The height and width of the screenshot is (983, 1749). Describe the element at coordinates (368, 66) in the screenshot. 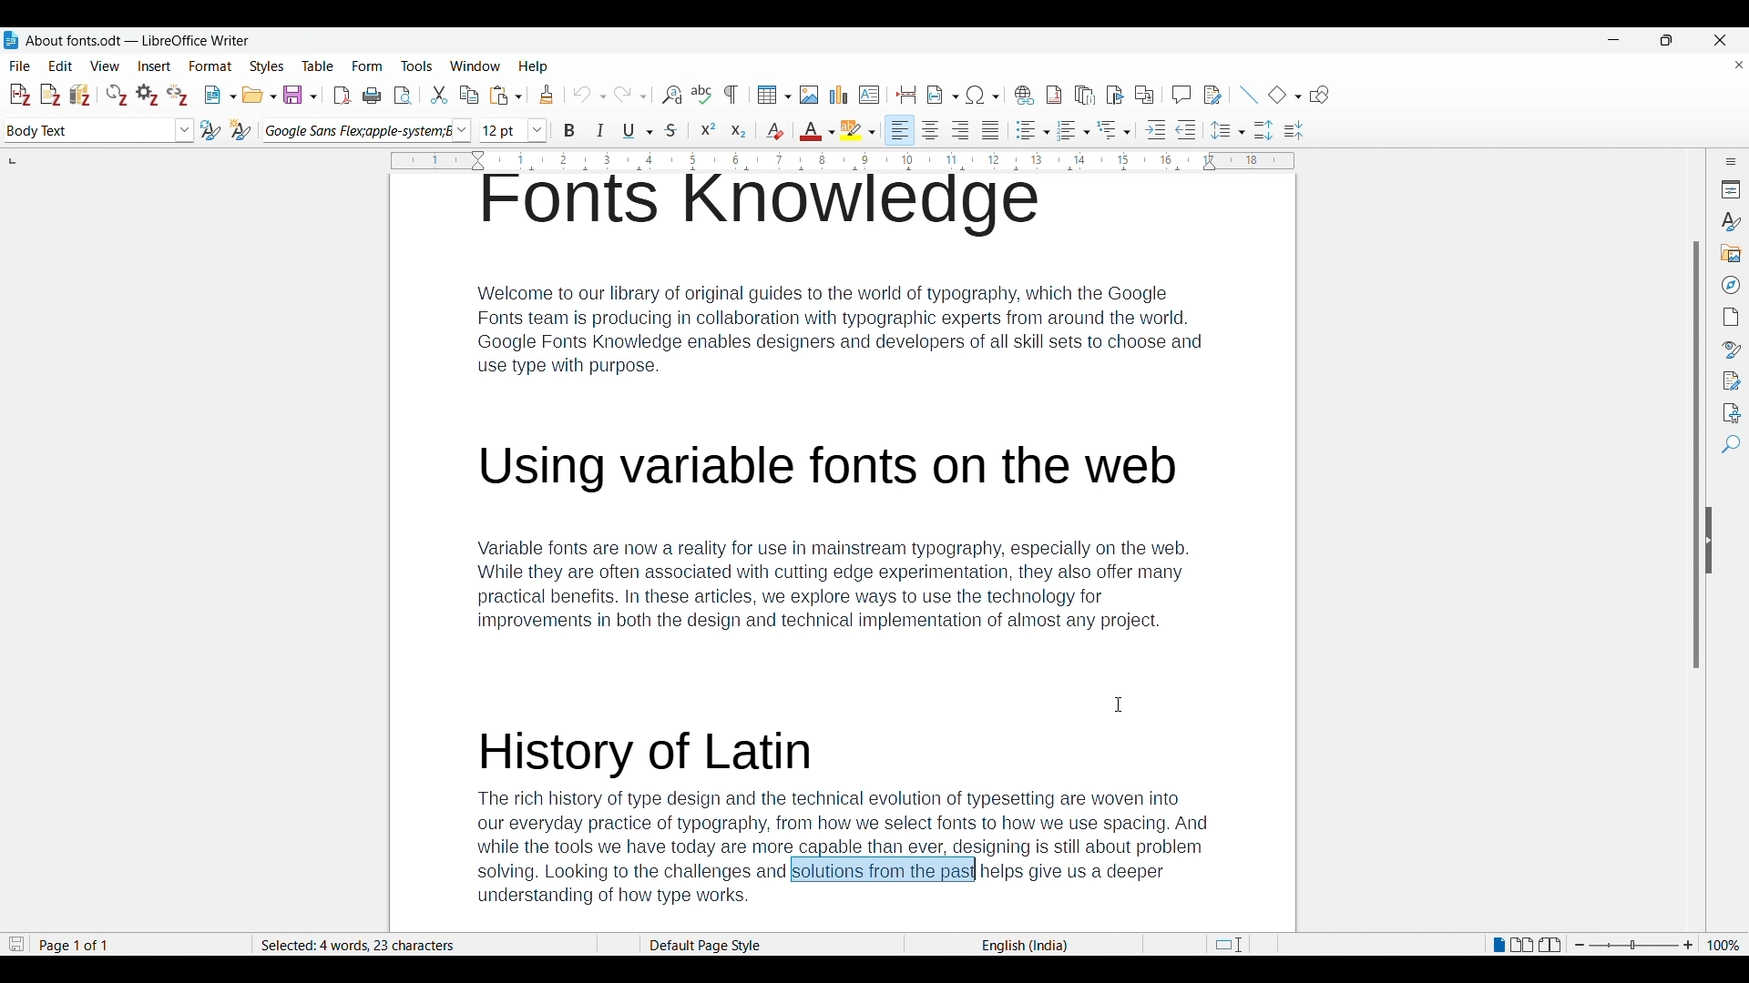

I see `Form menu` at that location.